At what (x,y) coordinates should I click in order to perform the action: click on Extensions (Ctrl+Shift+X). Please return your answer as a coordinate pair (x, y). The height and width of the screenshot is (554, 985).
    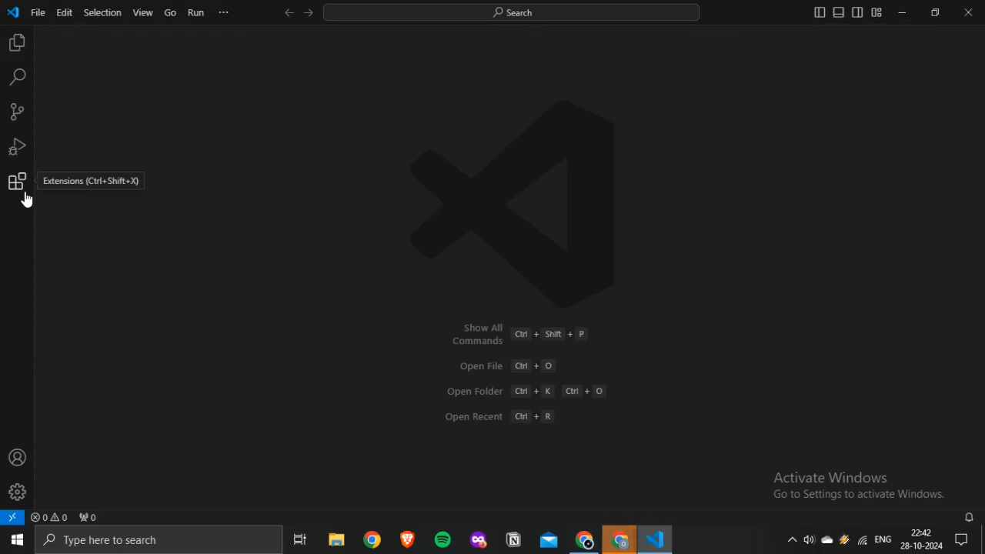
    Looking at the image, I should click on (92, 182).